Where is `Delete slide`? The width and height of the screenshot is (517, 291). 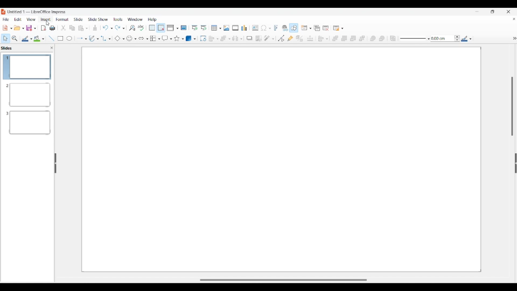
Delete slide is located at coordinates (326, 28).